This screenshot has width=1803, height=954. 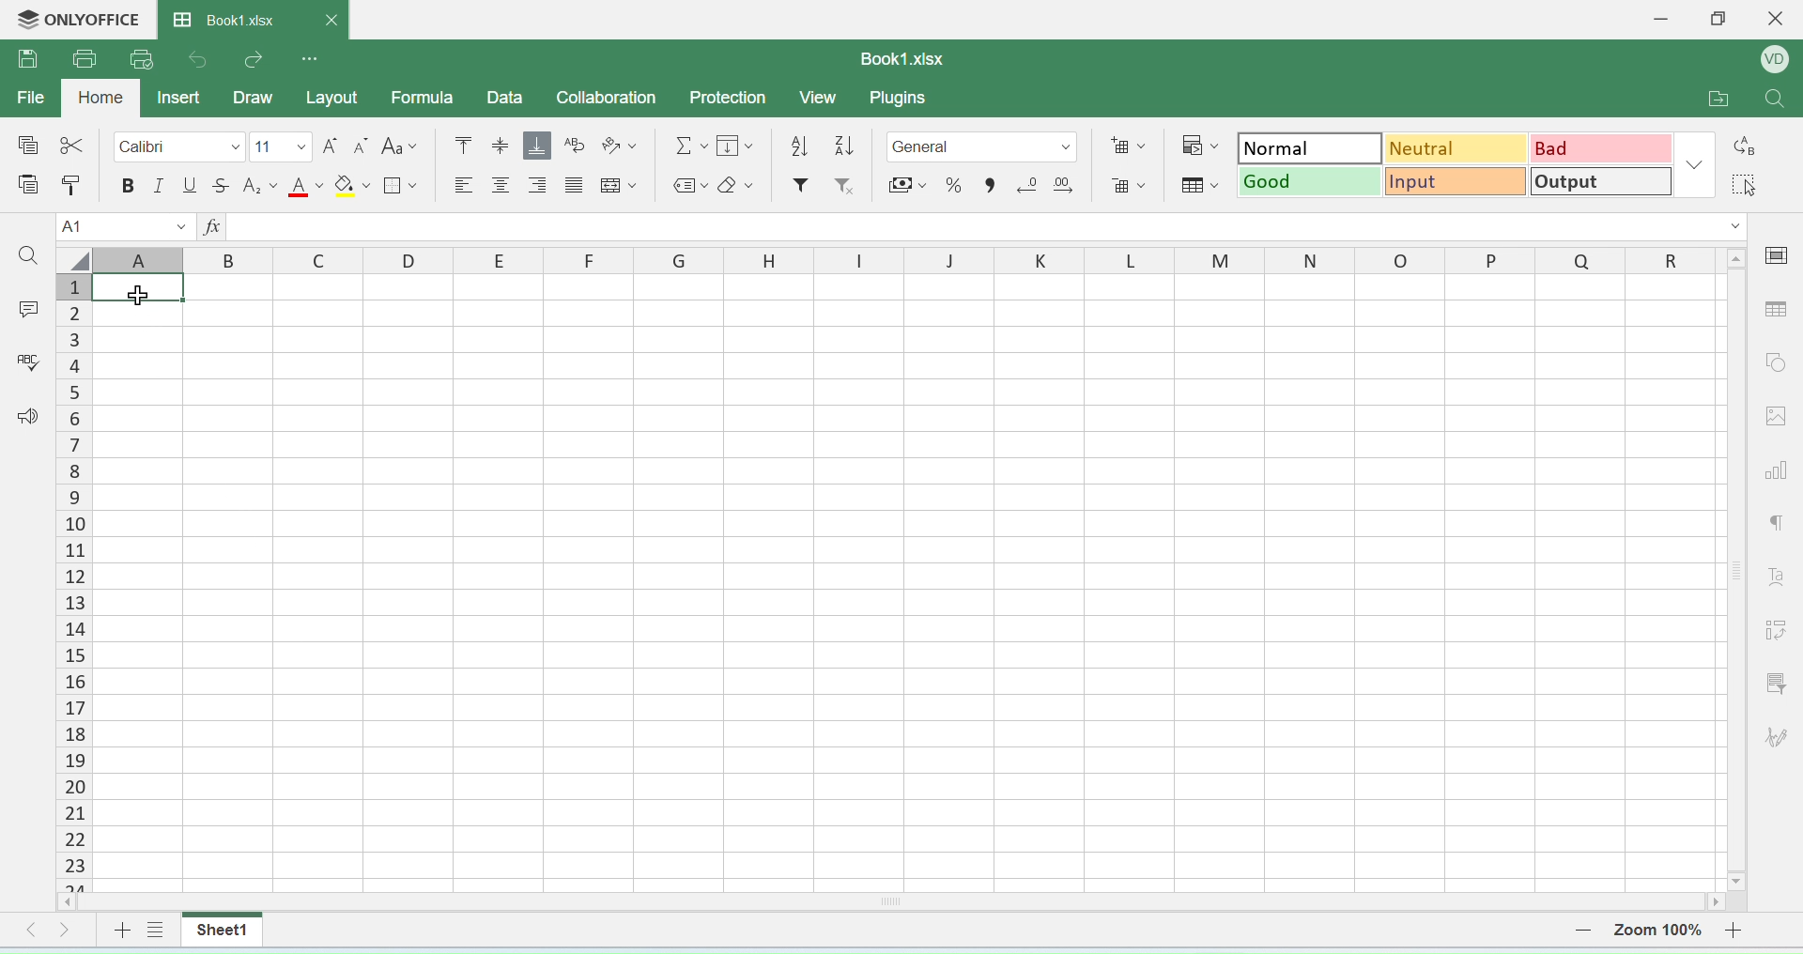 What do you see at coordinates (35, 100) in the screenshot?
I see `file` at bounding box center [35, 100].